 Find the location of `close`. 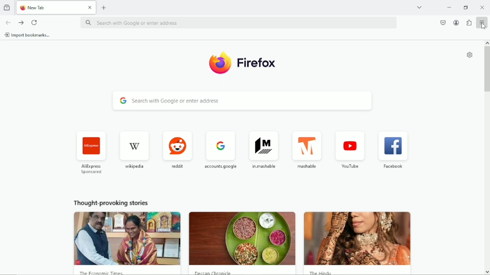

close is located at coordinates (90, 8).